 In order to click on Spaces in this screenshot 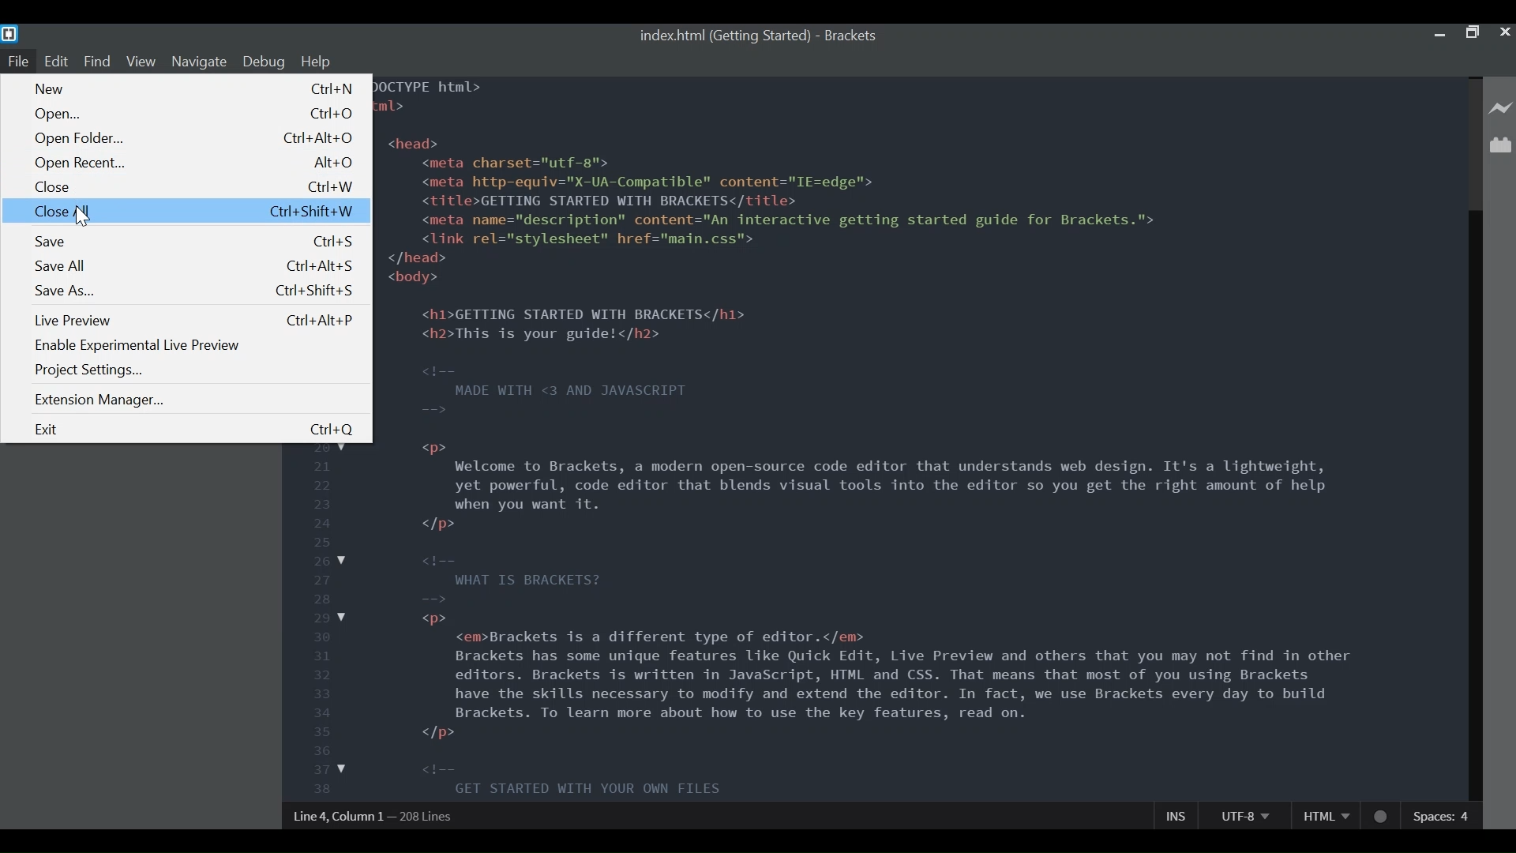, I will do `click(1443, 815)`.